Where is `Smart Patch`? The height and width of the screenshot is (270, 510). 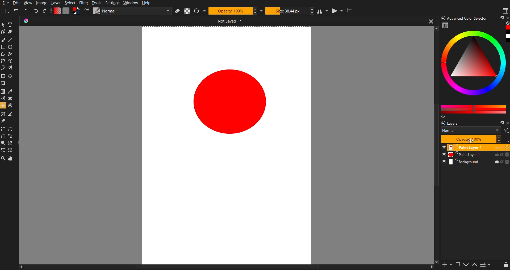
Smart Patch is located at coordinates (11, 98).